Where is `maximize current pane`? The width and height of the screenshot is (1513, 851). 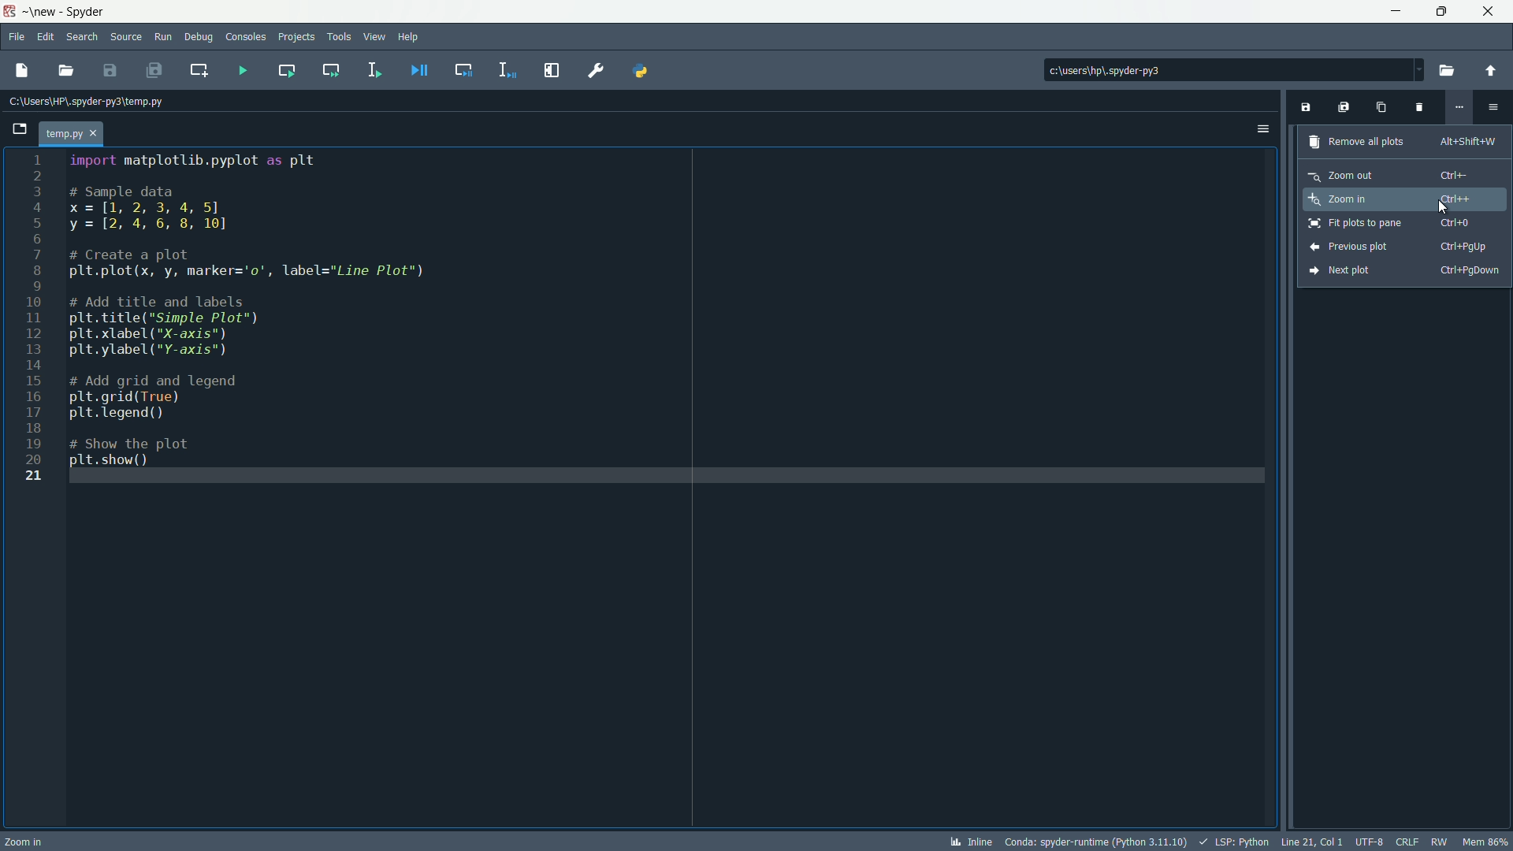 maximize current pane is located at coordinates (551, 70).